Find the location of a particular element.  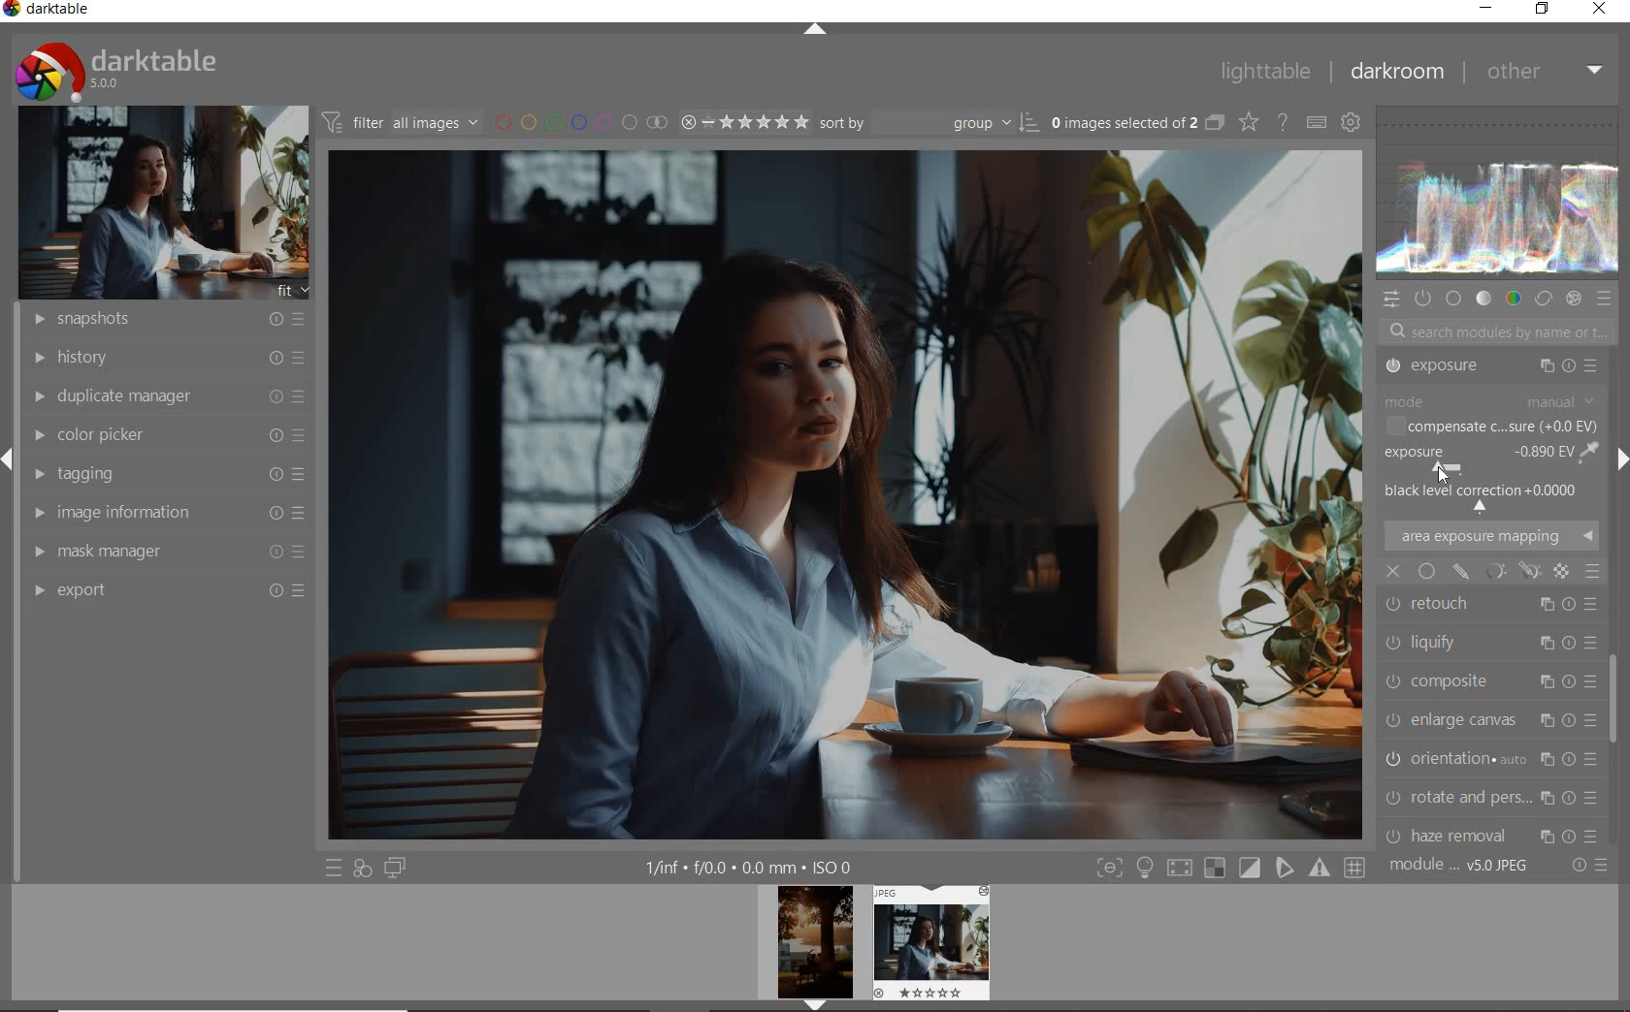

SCALE PIXELS is located at coordinates (1500, 830).